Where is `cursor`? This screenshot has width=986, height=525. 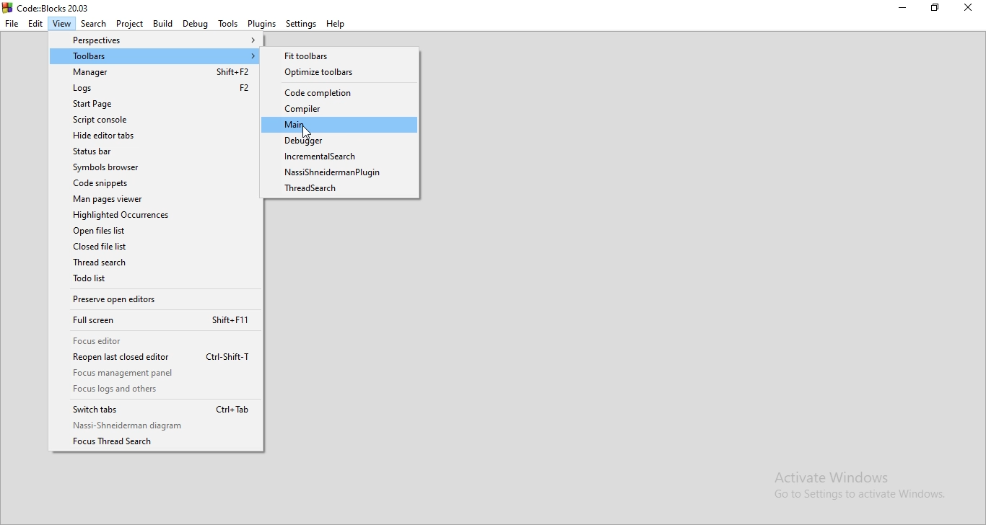 cursor is located at coordinates (307, 134).